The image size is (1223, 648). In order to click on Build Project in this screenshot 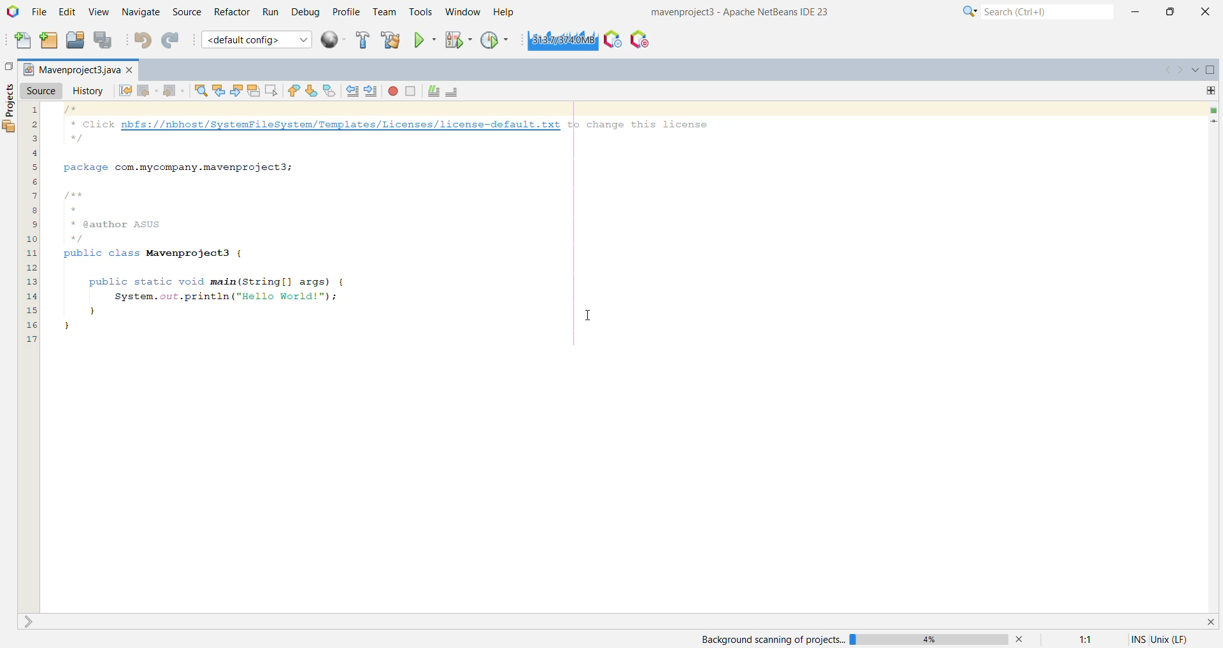, I will do `click(361, 41)`.